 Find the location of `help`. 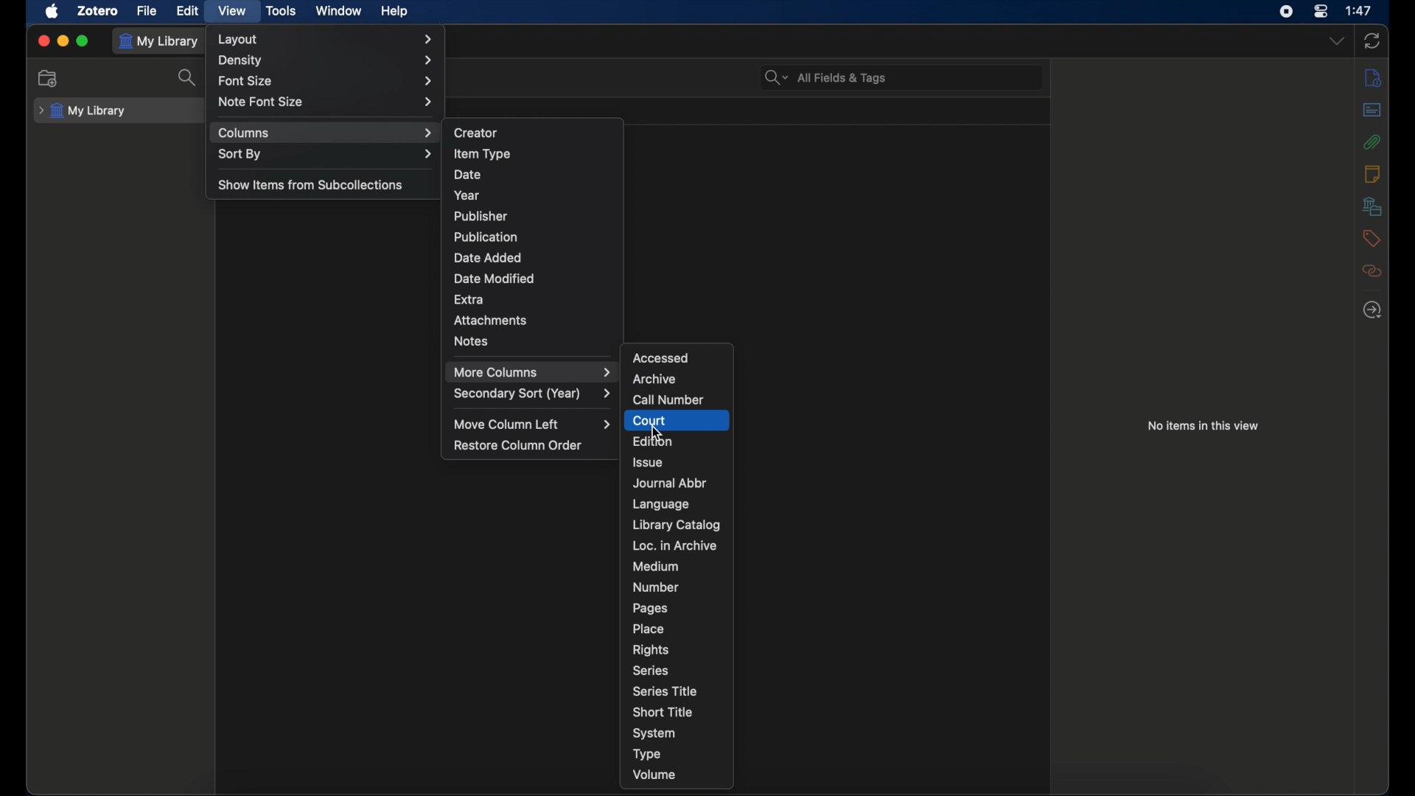

help is located at coordinates (394, 12).